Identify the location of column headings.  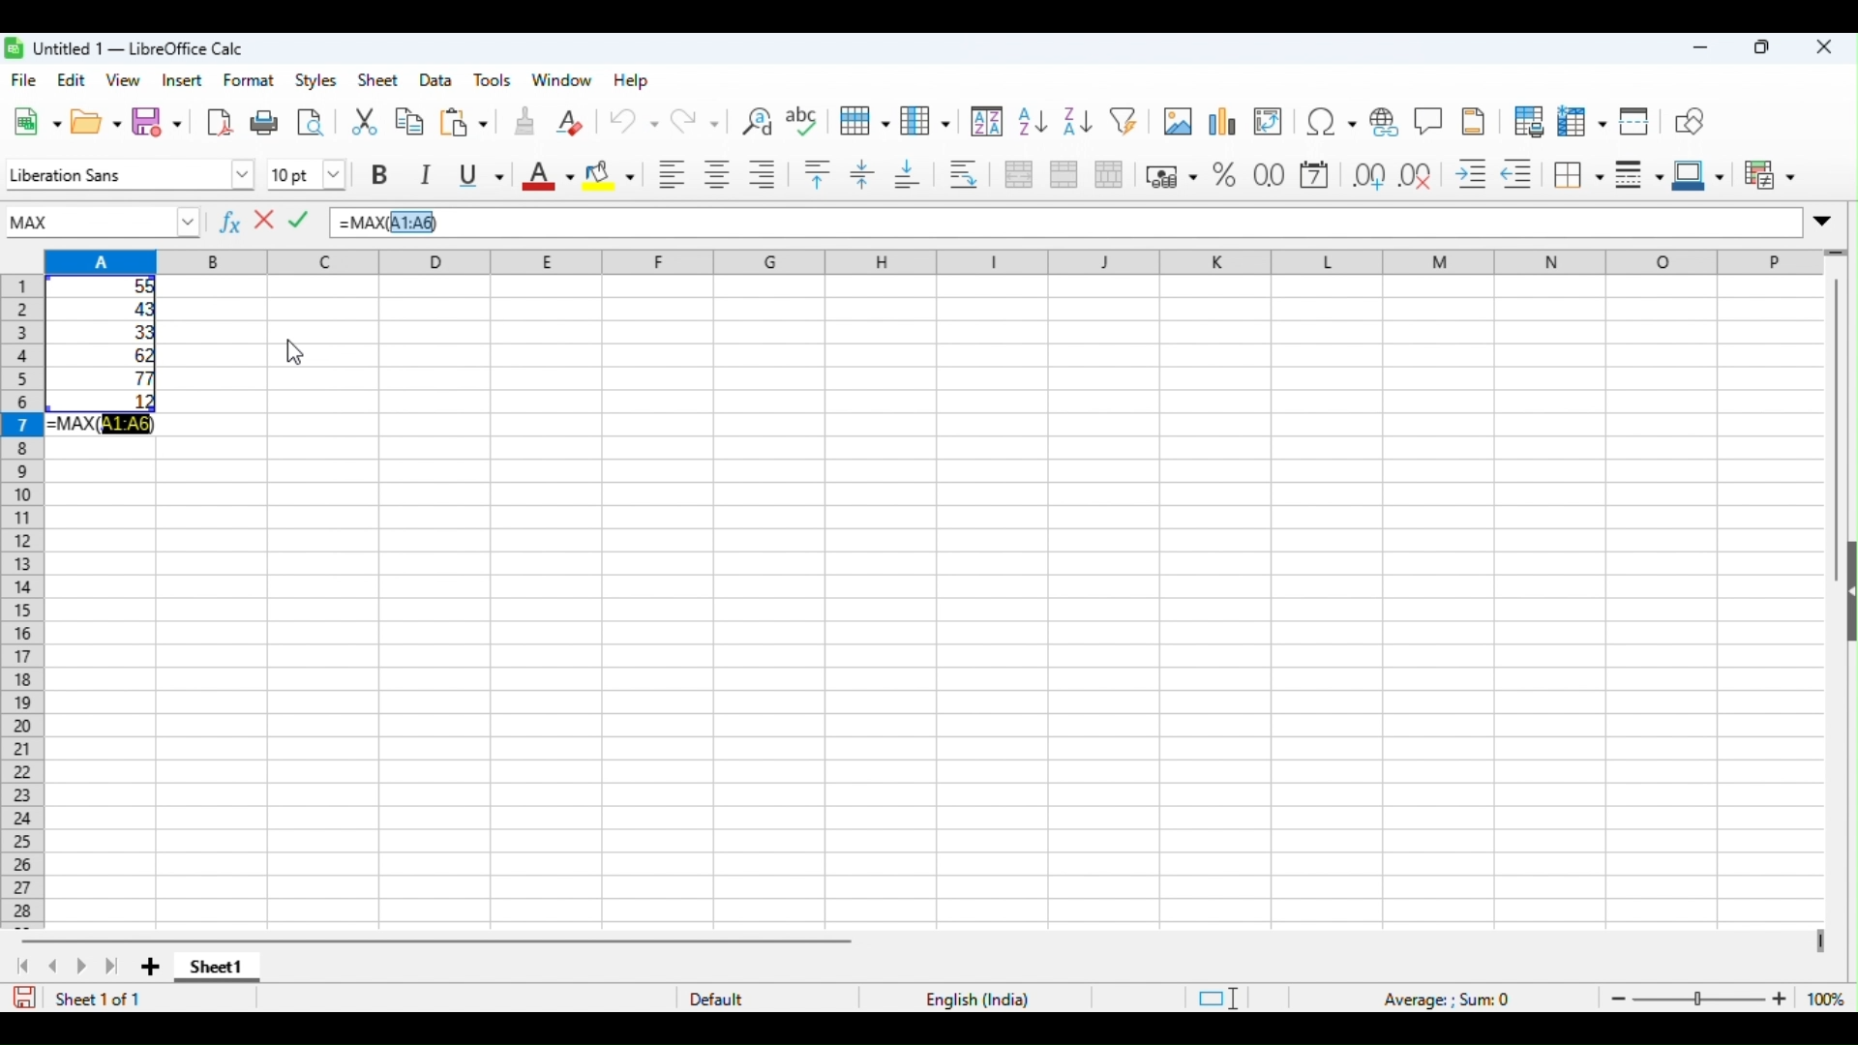
(921, 260).